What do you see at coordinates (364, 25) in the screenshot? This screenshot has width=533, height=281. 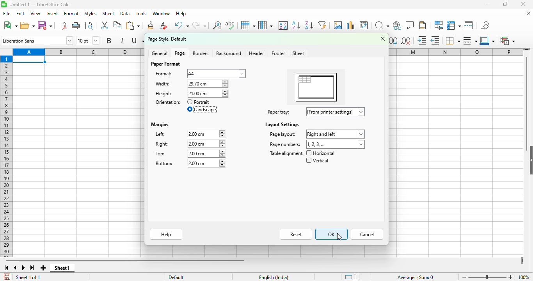 I see `insert or edit pivot table` at bounding box center [364, 25].